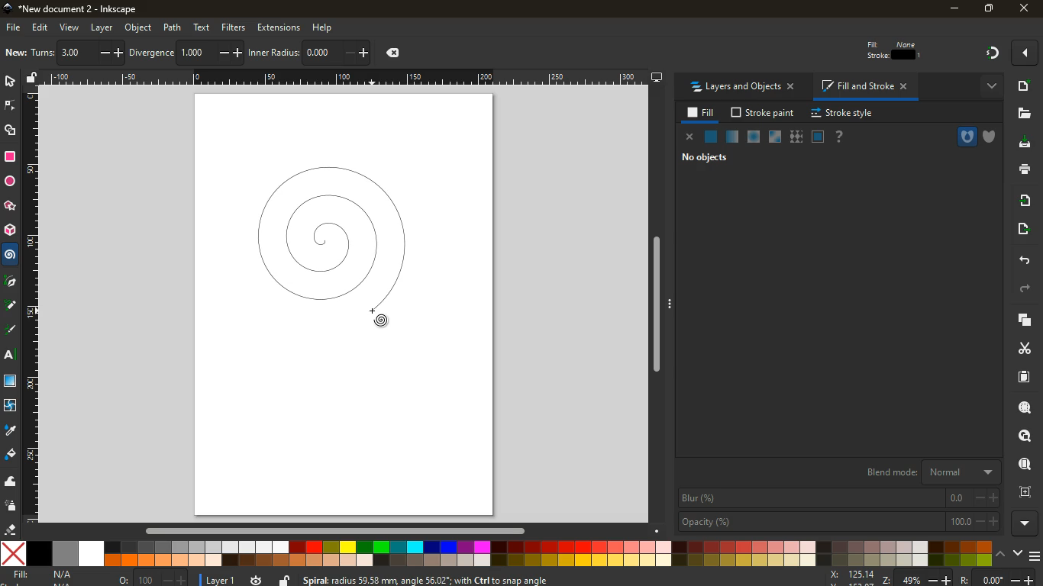 This screenshot has height=586, width=1043. Describe the element at coordinates (864, 87) in the screenshot. I see `fill and stroke` at that location.